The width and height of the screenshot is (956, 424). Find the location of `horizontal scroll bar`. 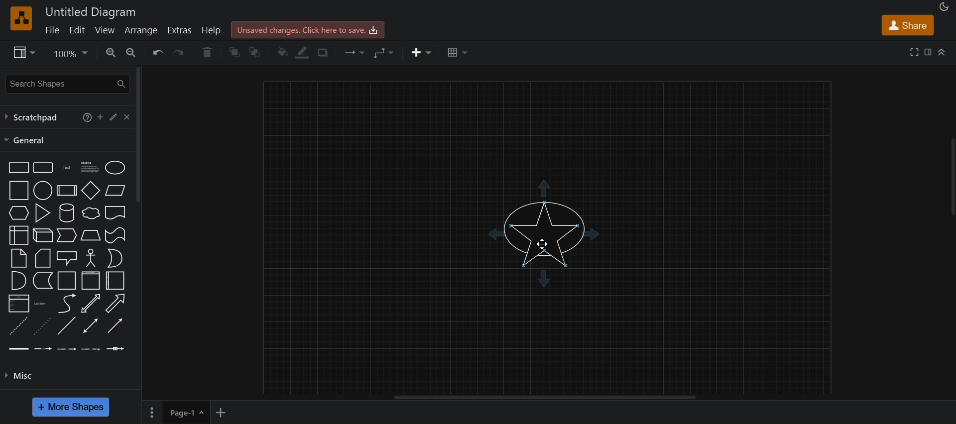

horizontal scroll bar is located at coordinates (548, 399).